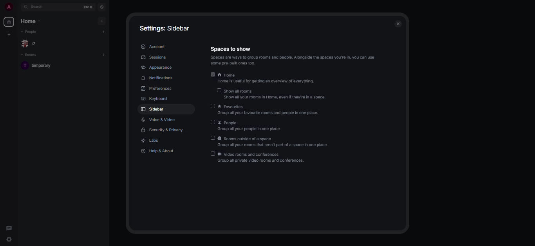  What do you see at coordinates (267, 78) in the screenshot?
I see `home` at bounding box center [267, 78].